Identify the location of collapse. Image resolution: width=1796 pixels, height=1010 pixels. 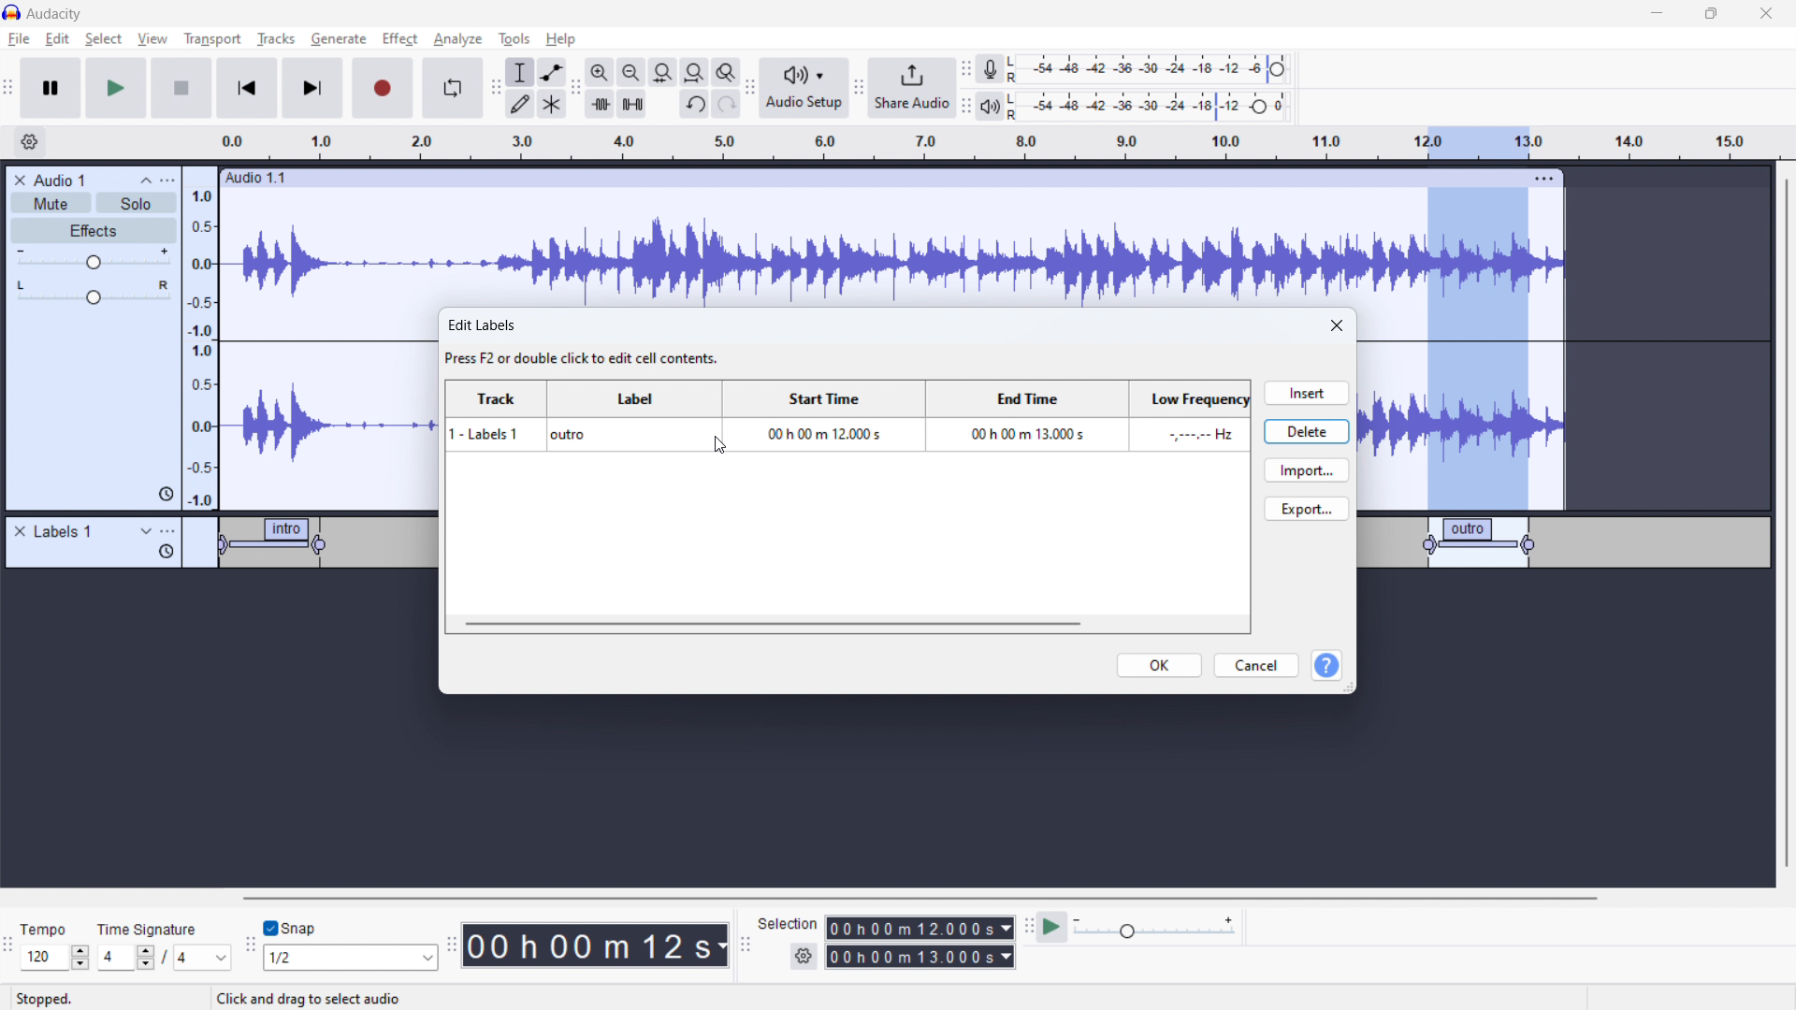
(146, 180).